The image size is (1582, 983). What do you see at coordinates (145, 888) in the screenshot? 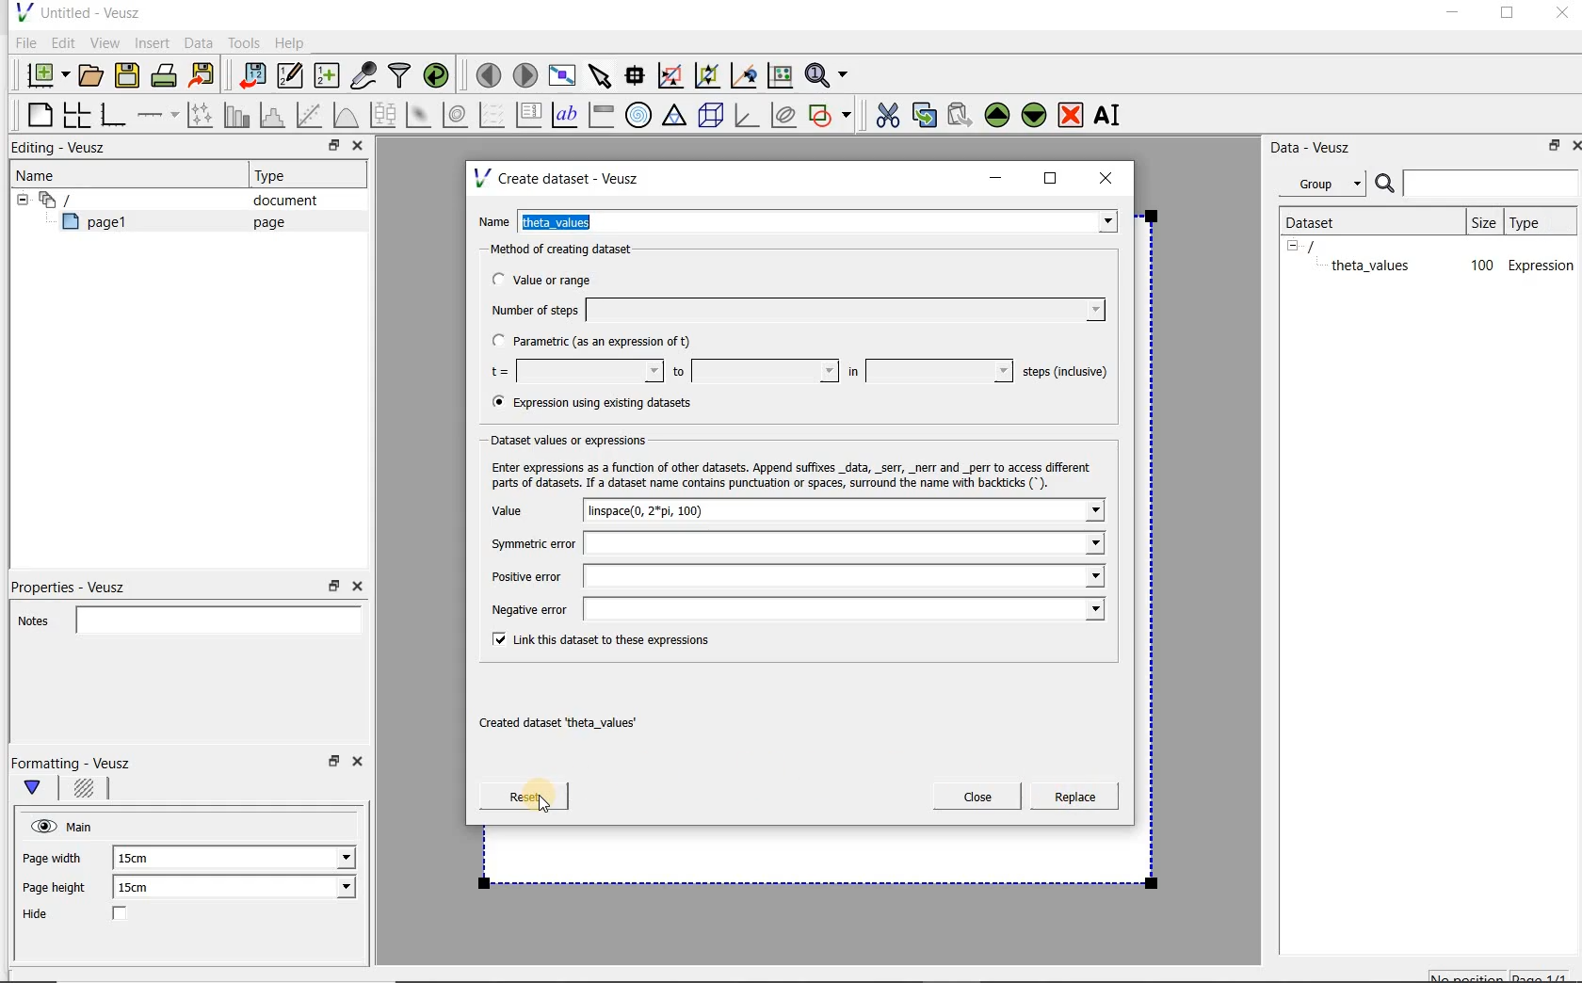
I see `15cm` at bounding box center [145, 888].